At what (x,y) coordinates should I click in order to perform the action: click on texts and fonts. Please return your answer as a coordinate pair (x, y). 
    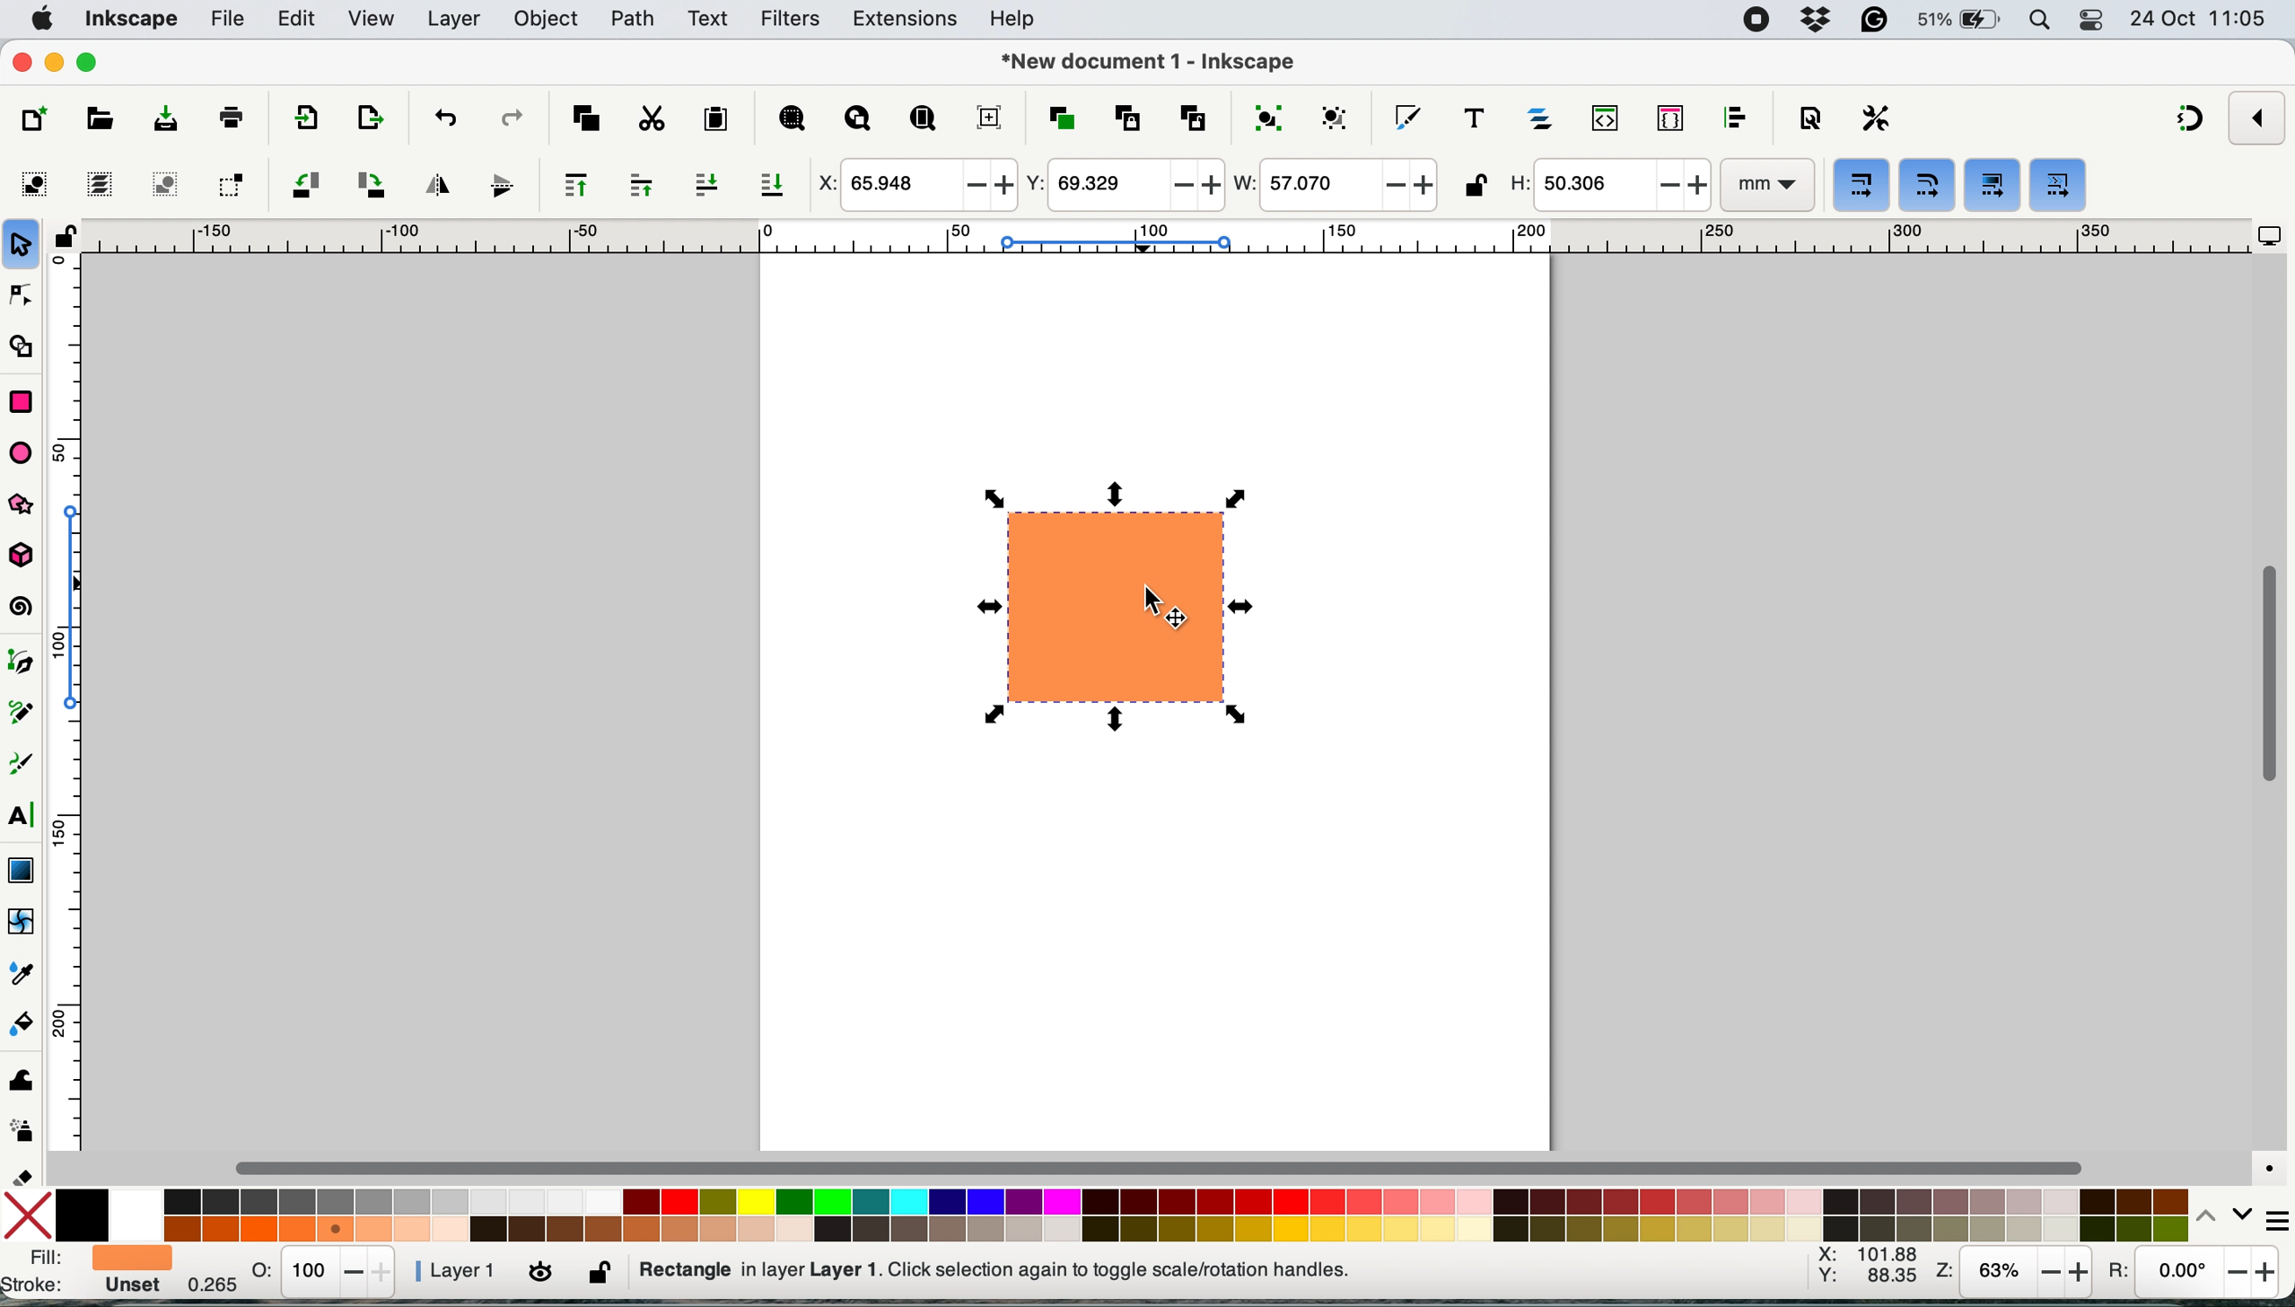
    Looking at the image, I should click on (1474, 118).